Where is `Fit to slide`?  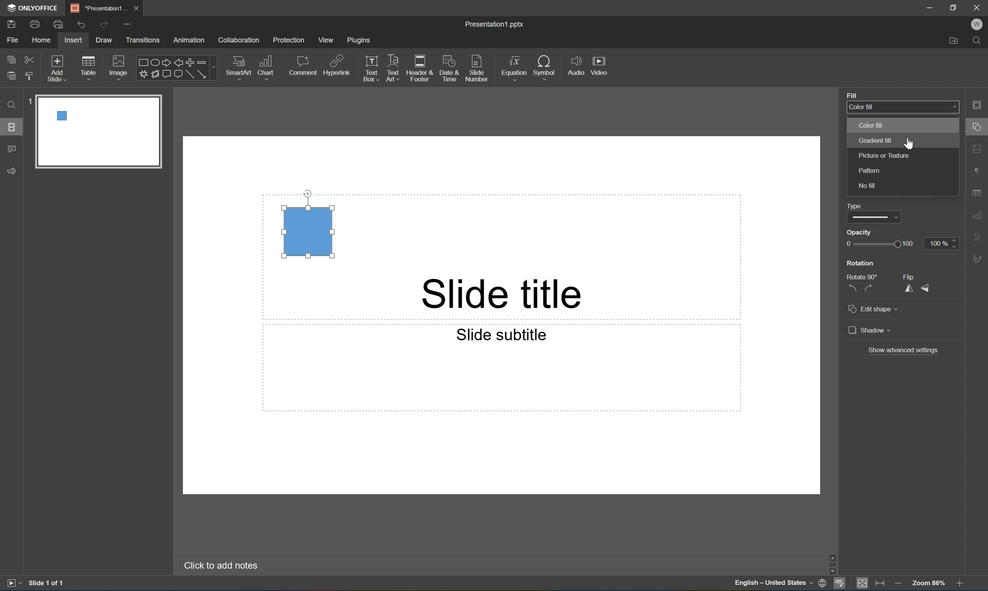
Fit to slide is located at coordinates (862, 583).